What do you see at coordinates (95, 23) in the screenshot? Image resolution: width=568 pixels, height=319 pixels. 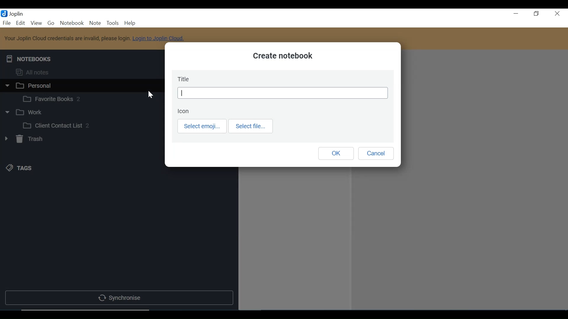 I see `Note` at bounding box center [95, 23].